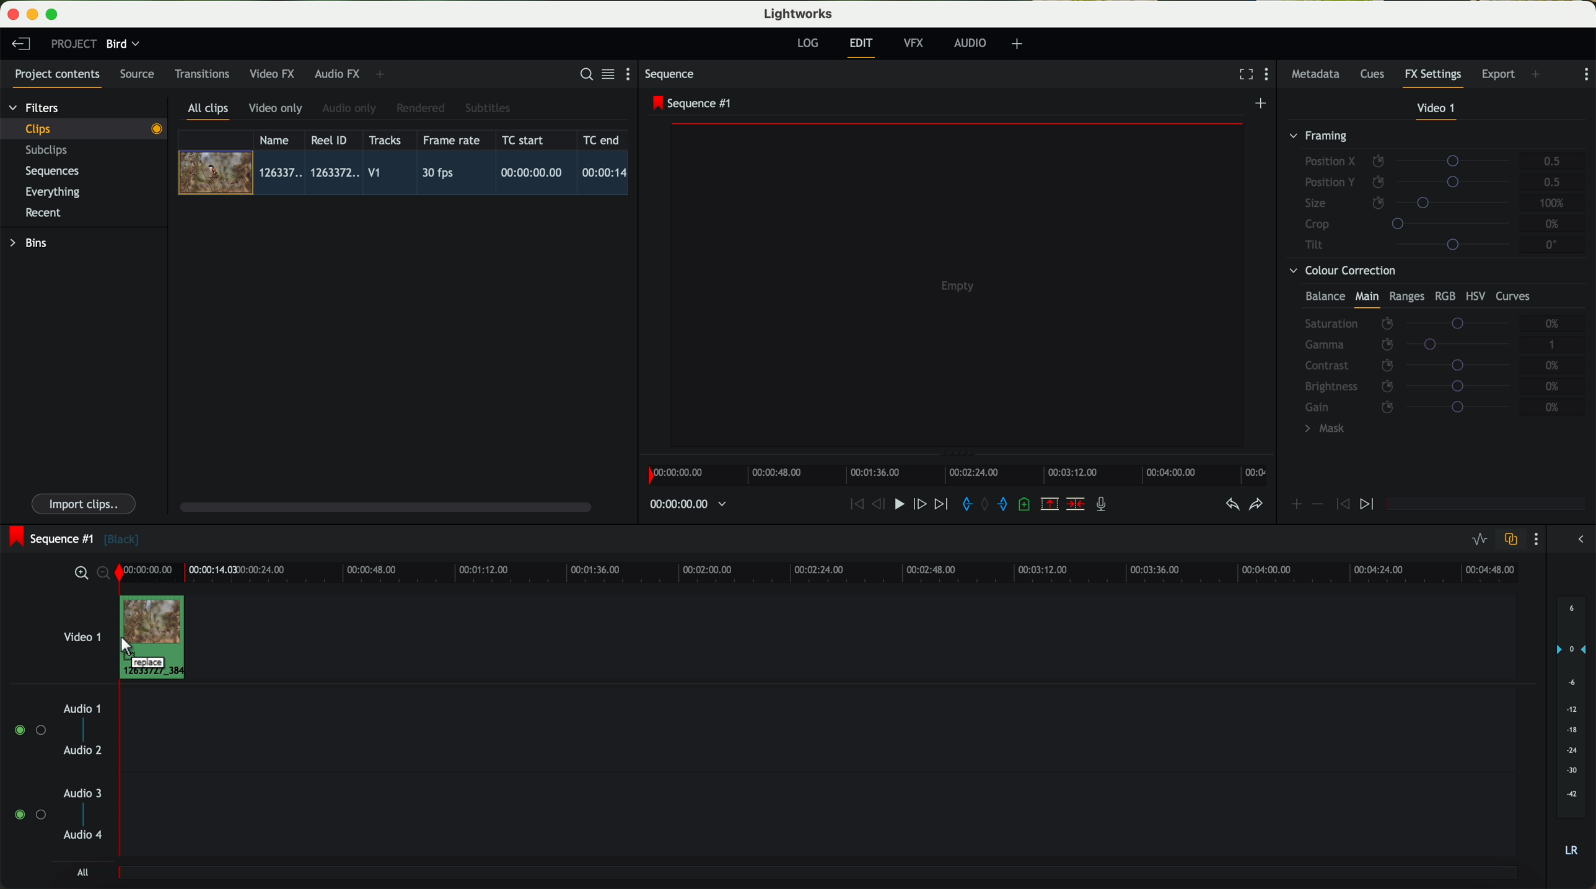 This screenshot has width=1596, height=889. I want to click on undo, so click(1231, 505).